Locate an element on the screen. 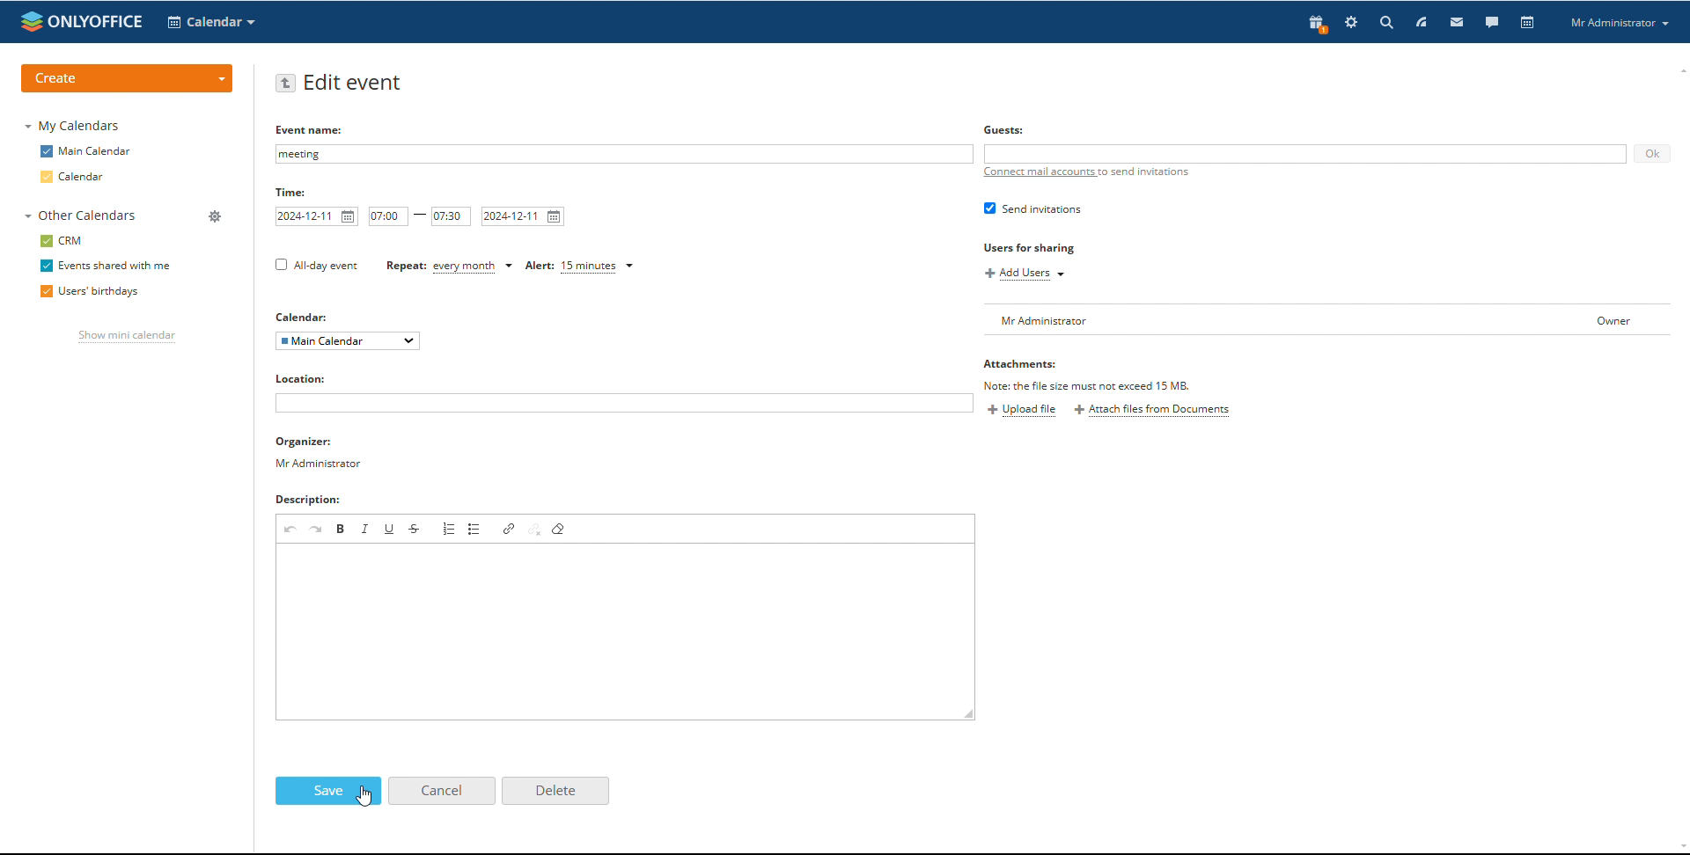  repetition set is located at coordinates (449, 267).